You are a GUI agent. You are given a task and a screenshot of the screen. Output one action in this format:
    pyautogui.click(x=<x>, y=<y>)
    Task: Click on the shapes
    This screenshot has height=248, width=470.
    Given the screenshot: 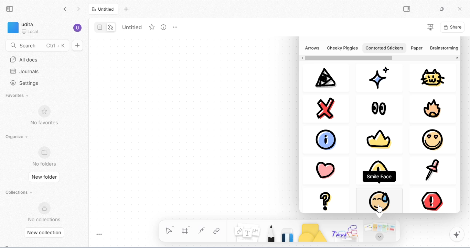 What is the action you would take?
    pyautogui.click(x=312, y=233)
    